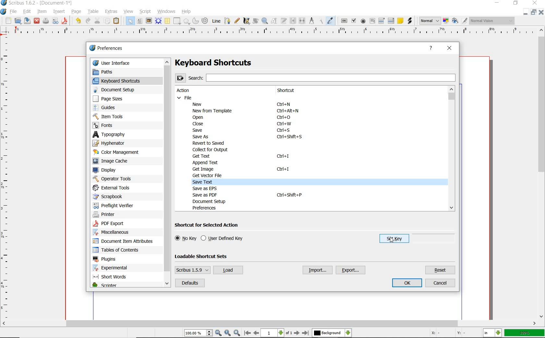  Describe the element at coordinates (213, 111) in the screenshot. I see `new from template` at that location.